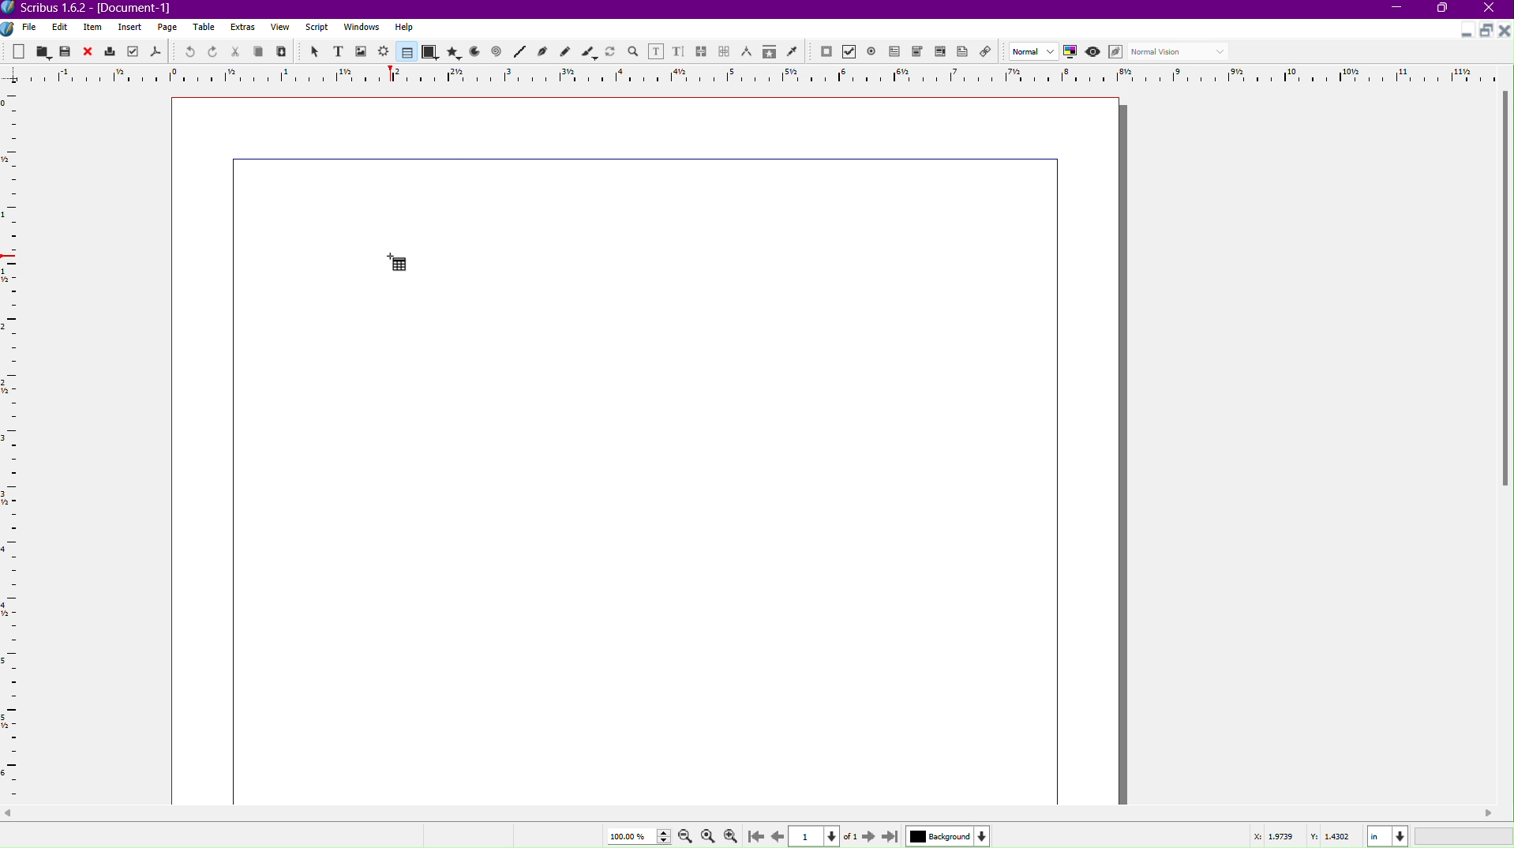  I want to click on Cut, so click(236, 51).